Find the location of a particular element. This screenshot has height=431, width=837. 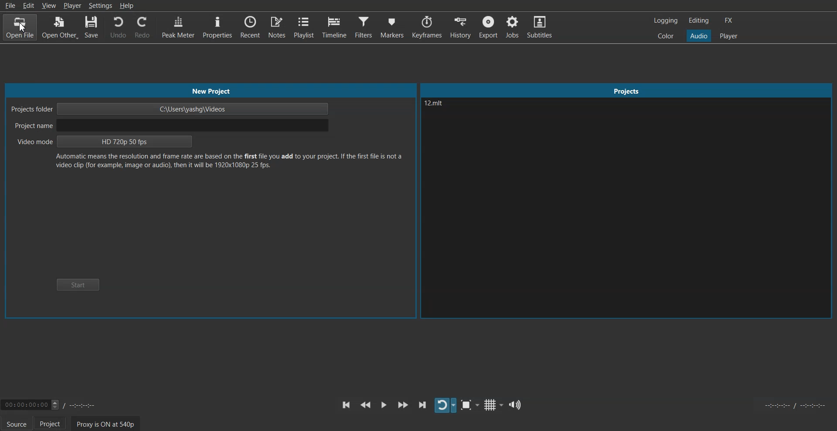

Playlist is located at coordinates (304, 27).